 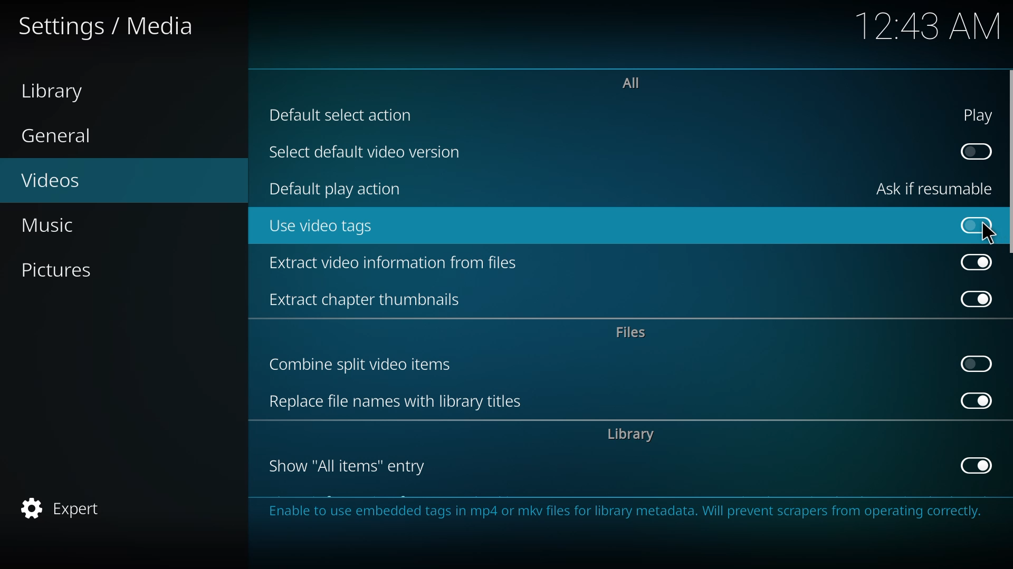 What do you see at coordinates (930, 26) in the screenshot?
I see `time` at bounding box center [930, 26].